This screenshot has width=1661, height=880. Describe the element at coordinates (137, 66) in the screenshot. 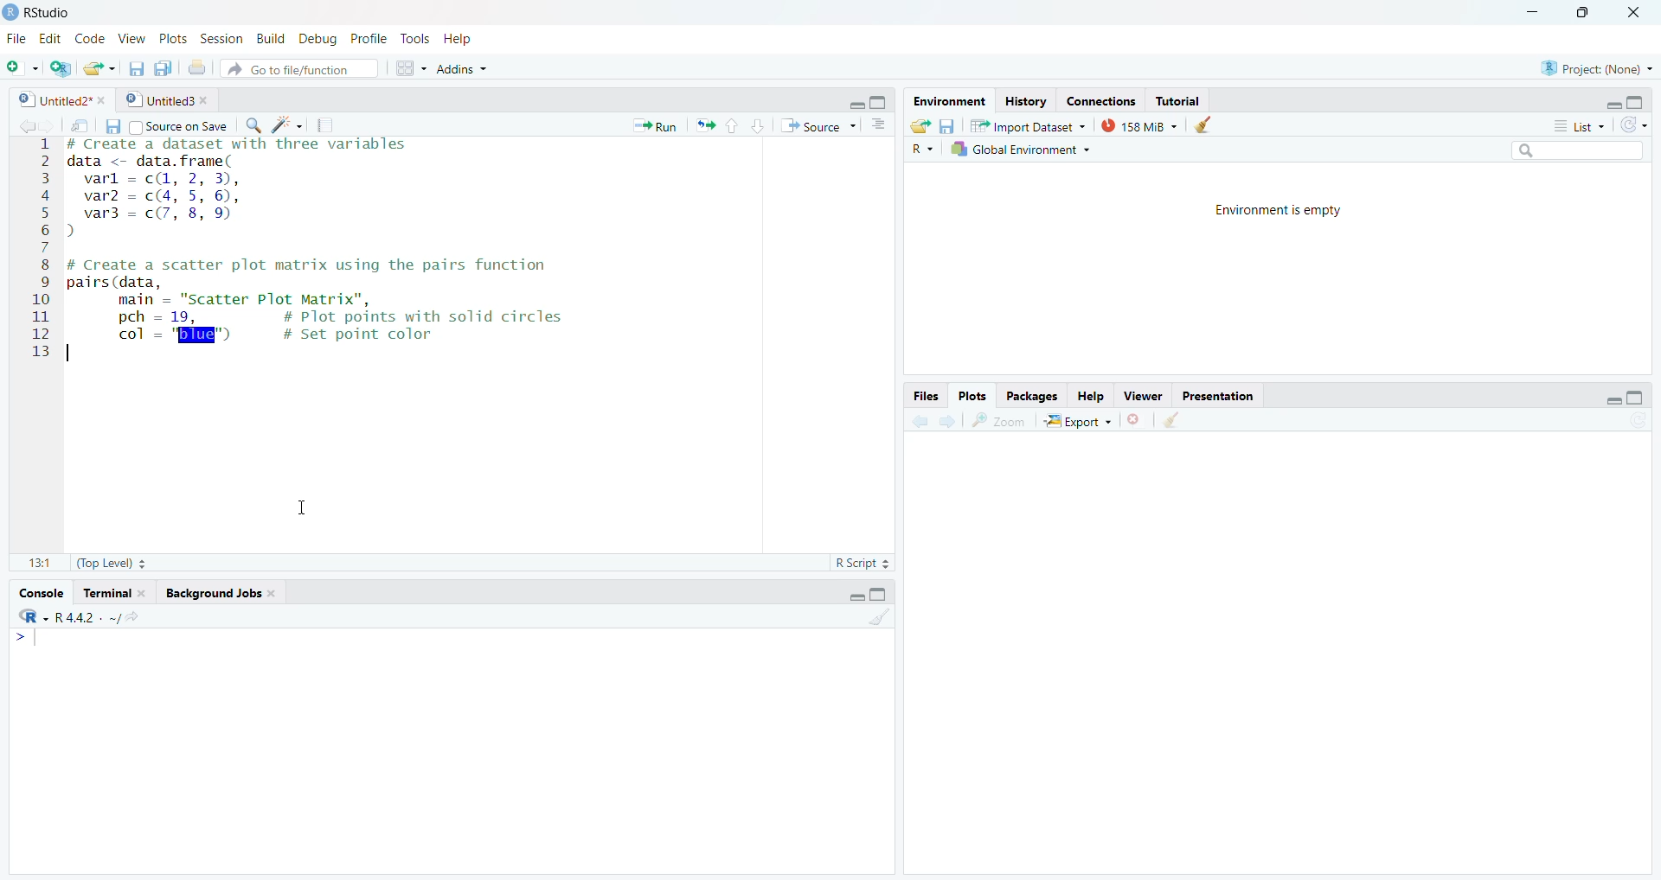

I see `Save current document` at that location.